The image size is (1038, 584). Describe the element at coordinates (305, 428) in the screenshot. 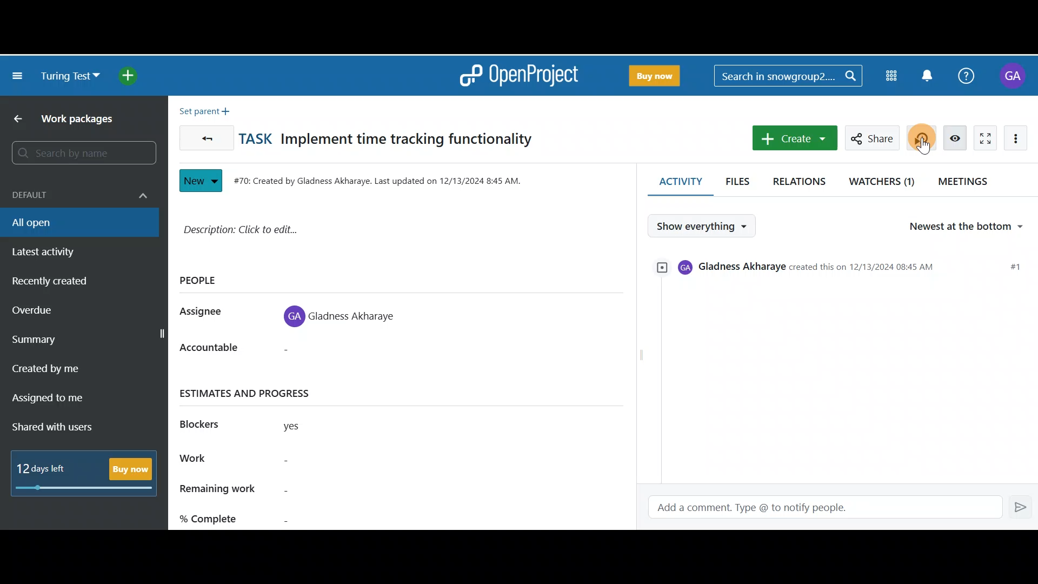

I see `yes` at that location.